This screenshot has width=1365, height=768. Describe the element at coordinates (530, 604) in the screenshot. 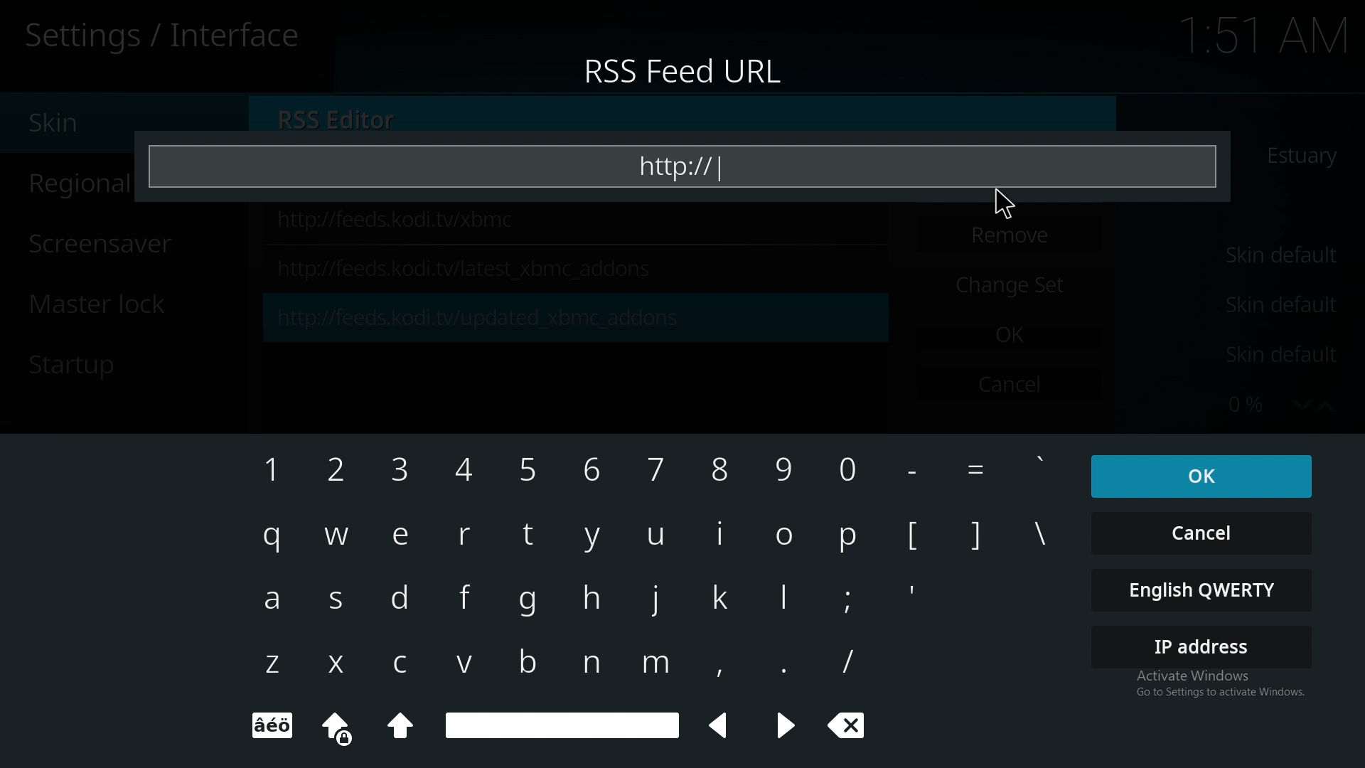

I see `keyboard Input` at that location.